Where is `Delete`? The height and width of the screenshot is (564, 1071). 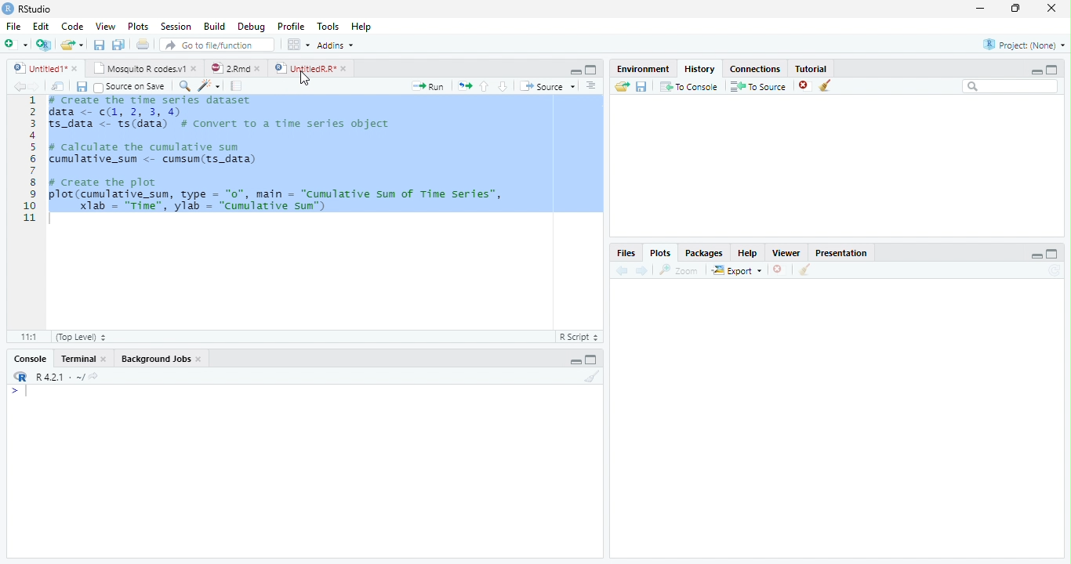 Delete is located at coordinates (802, 85).